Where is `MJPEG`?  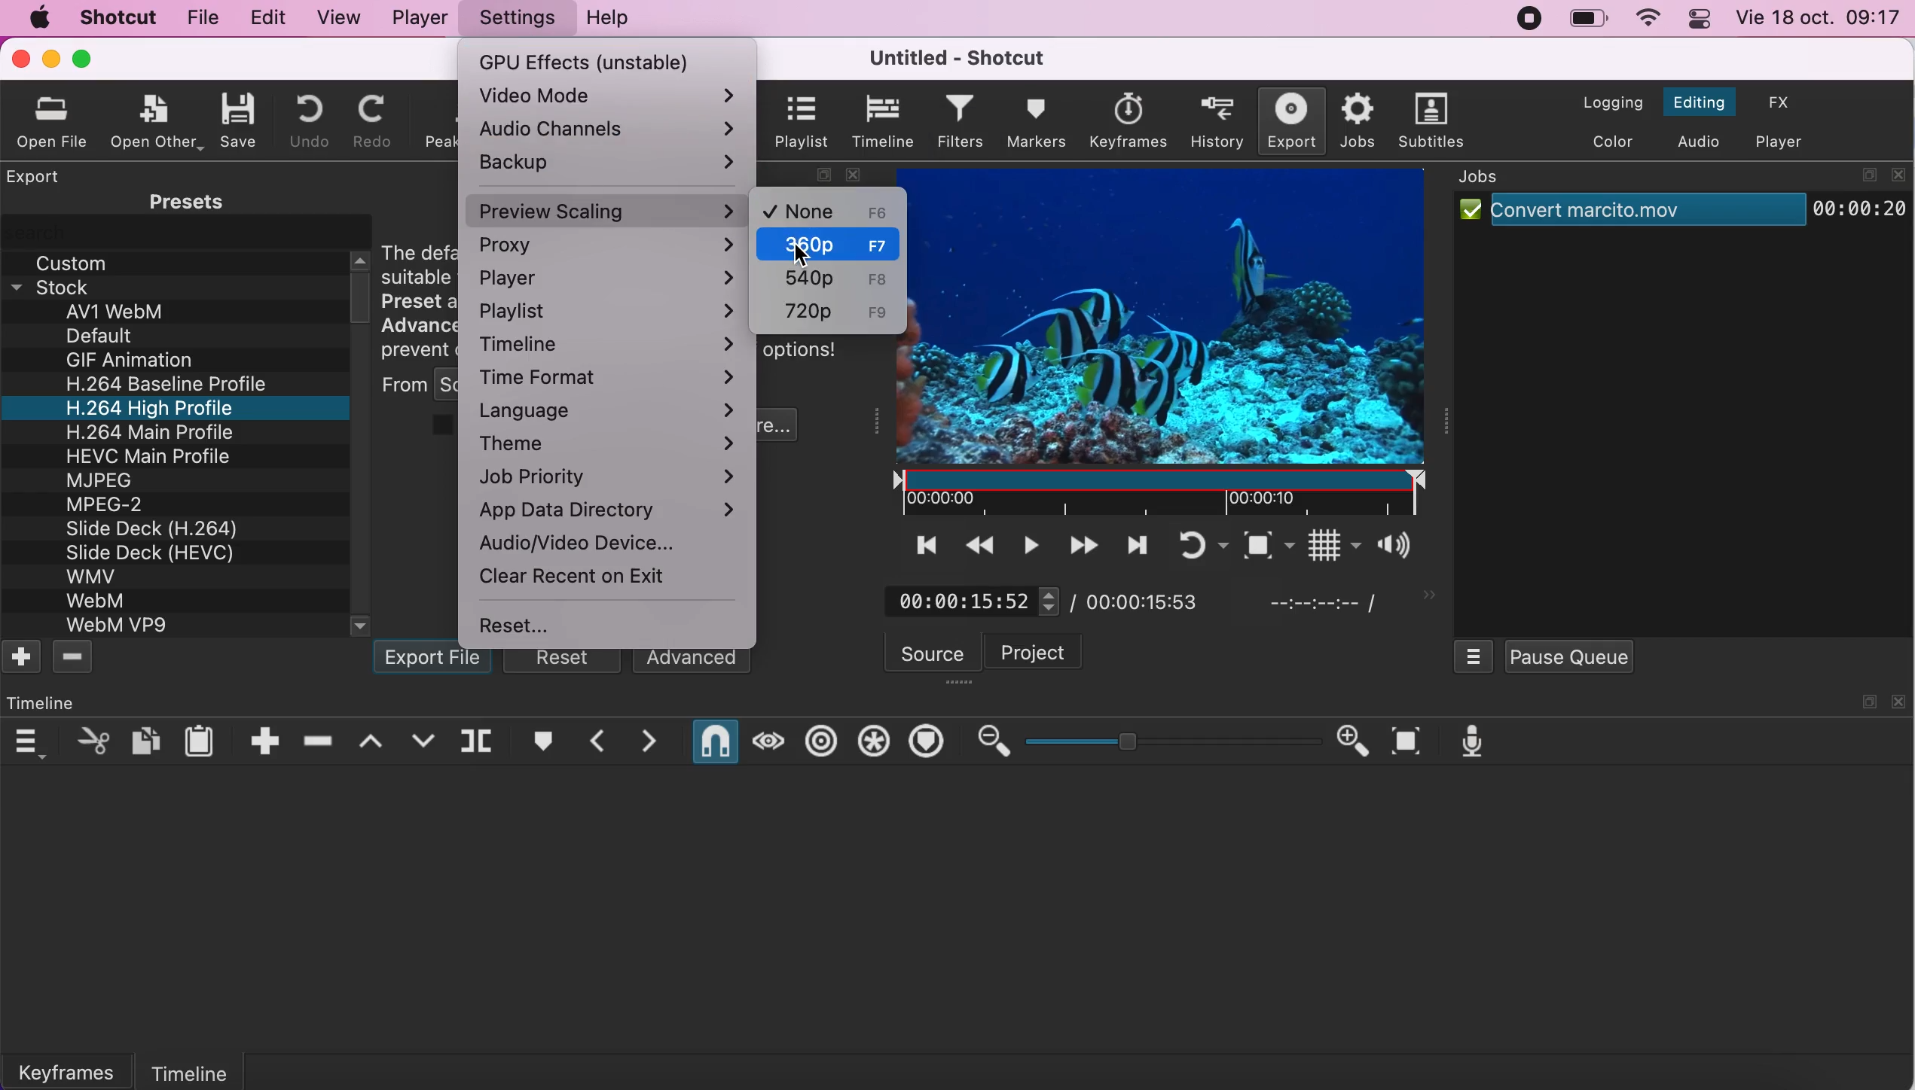 MJPEG is located at coordinates (105, 479).